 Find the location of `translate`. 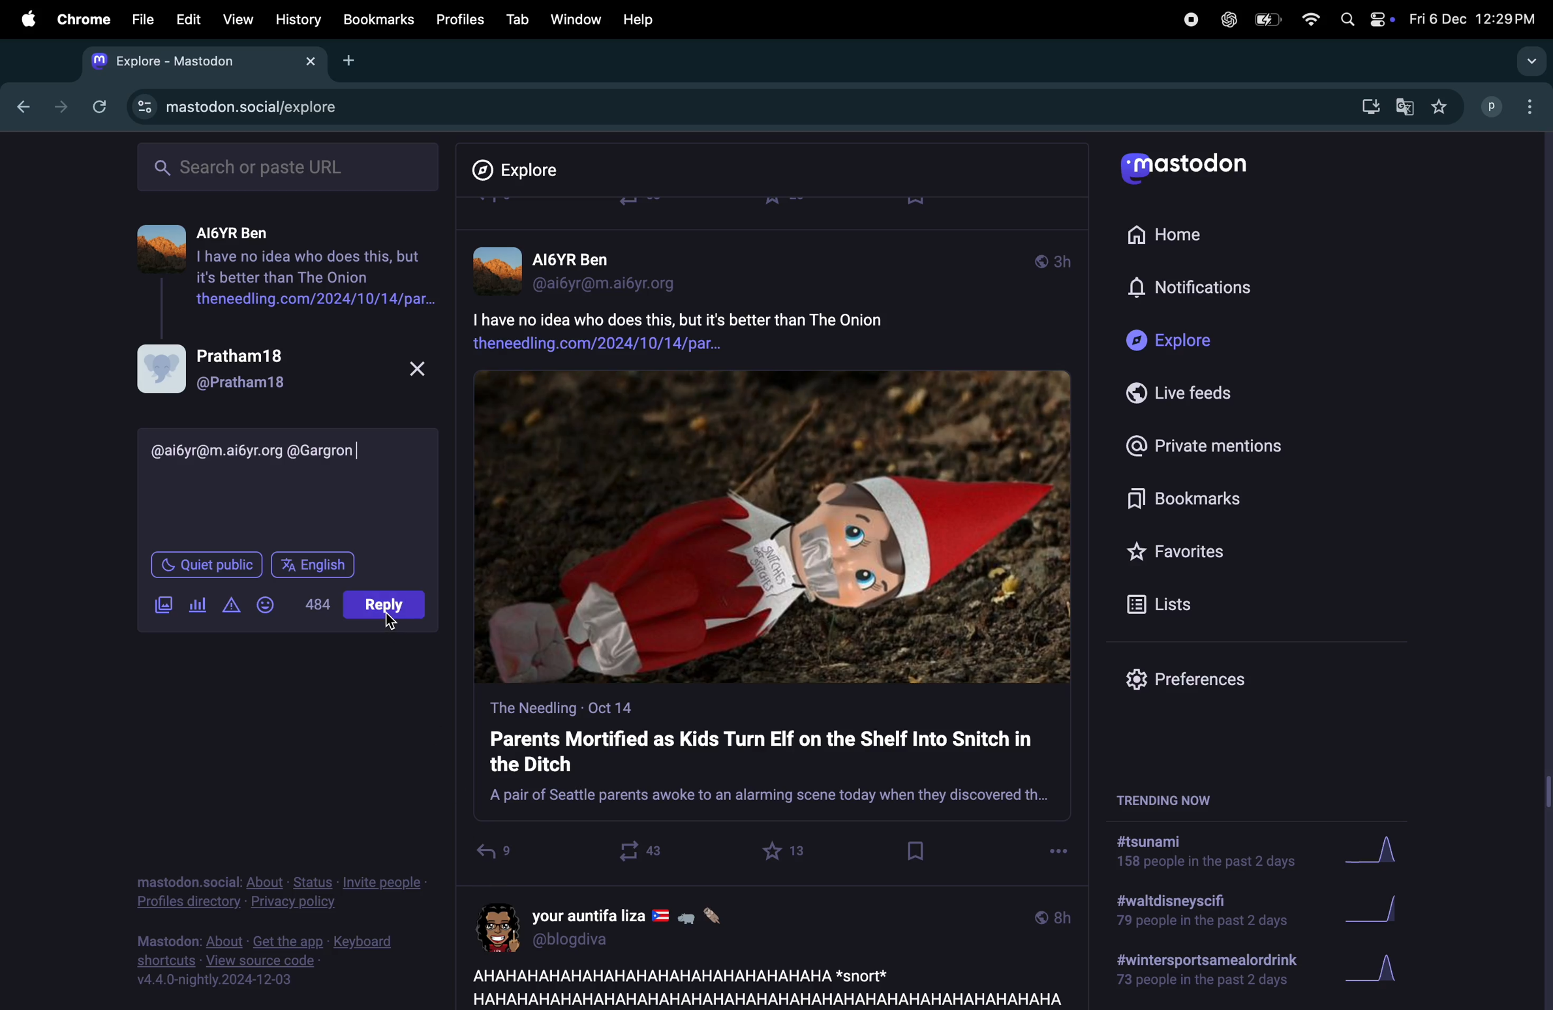

translate is located at coordinates (1405, 108).